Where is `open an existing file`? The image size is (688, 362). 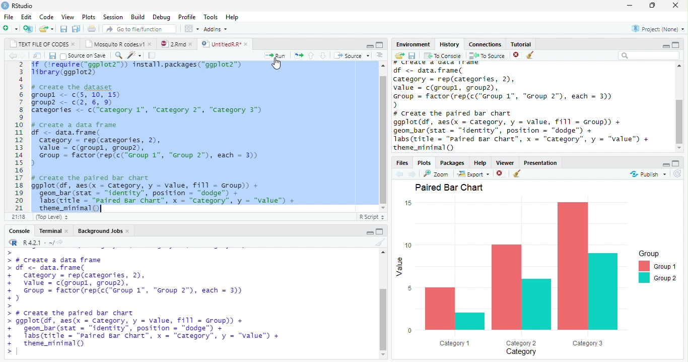 open an existing file is located at coordinates (46, 28).